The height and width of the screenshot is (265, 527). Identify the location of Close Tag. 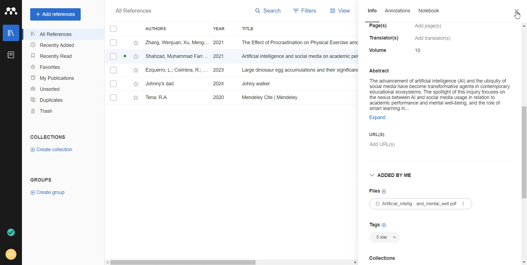
(395, 238).